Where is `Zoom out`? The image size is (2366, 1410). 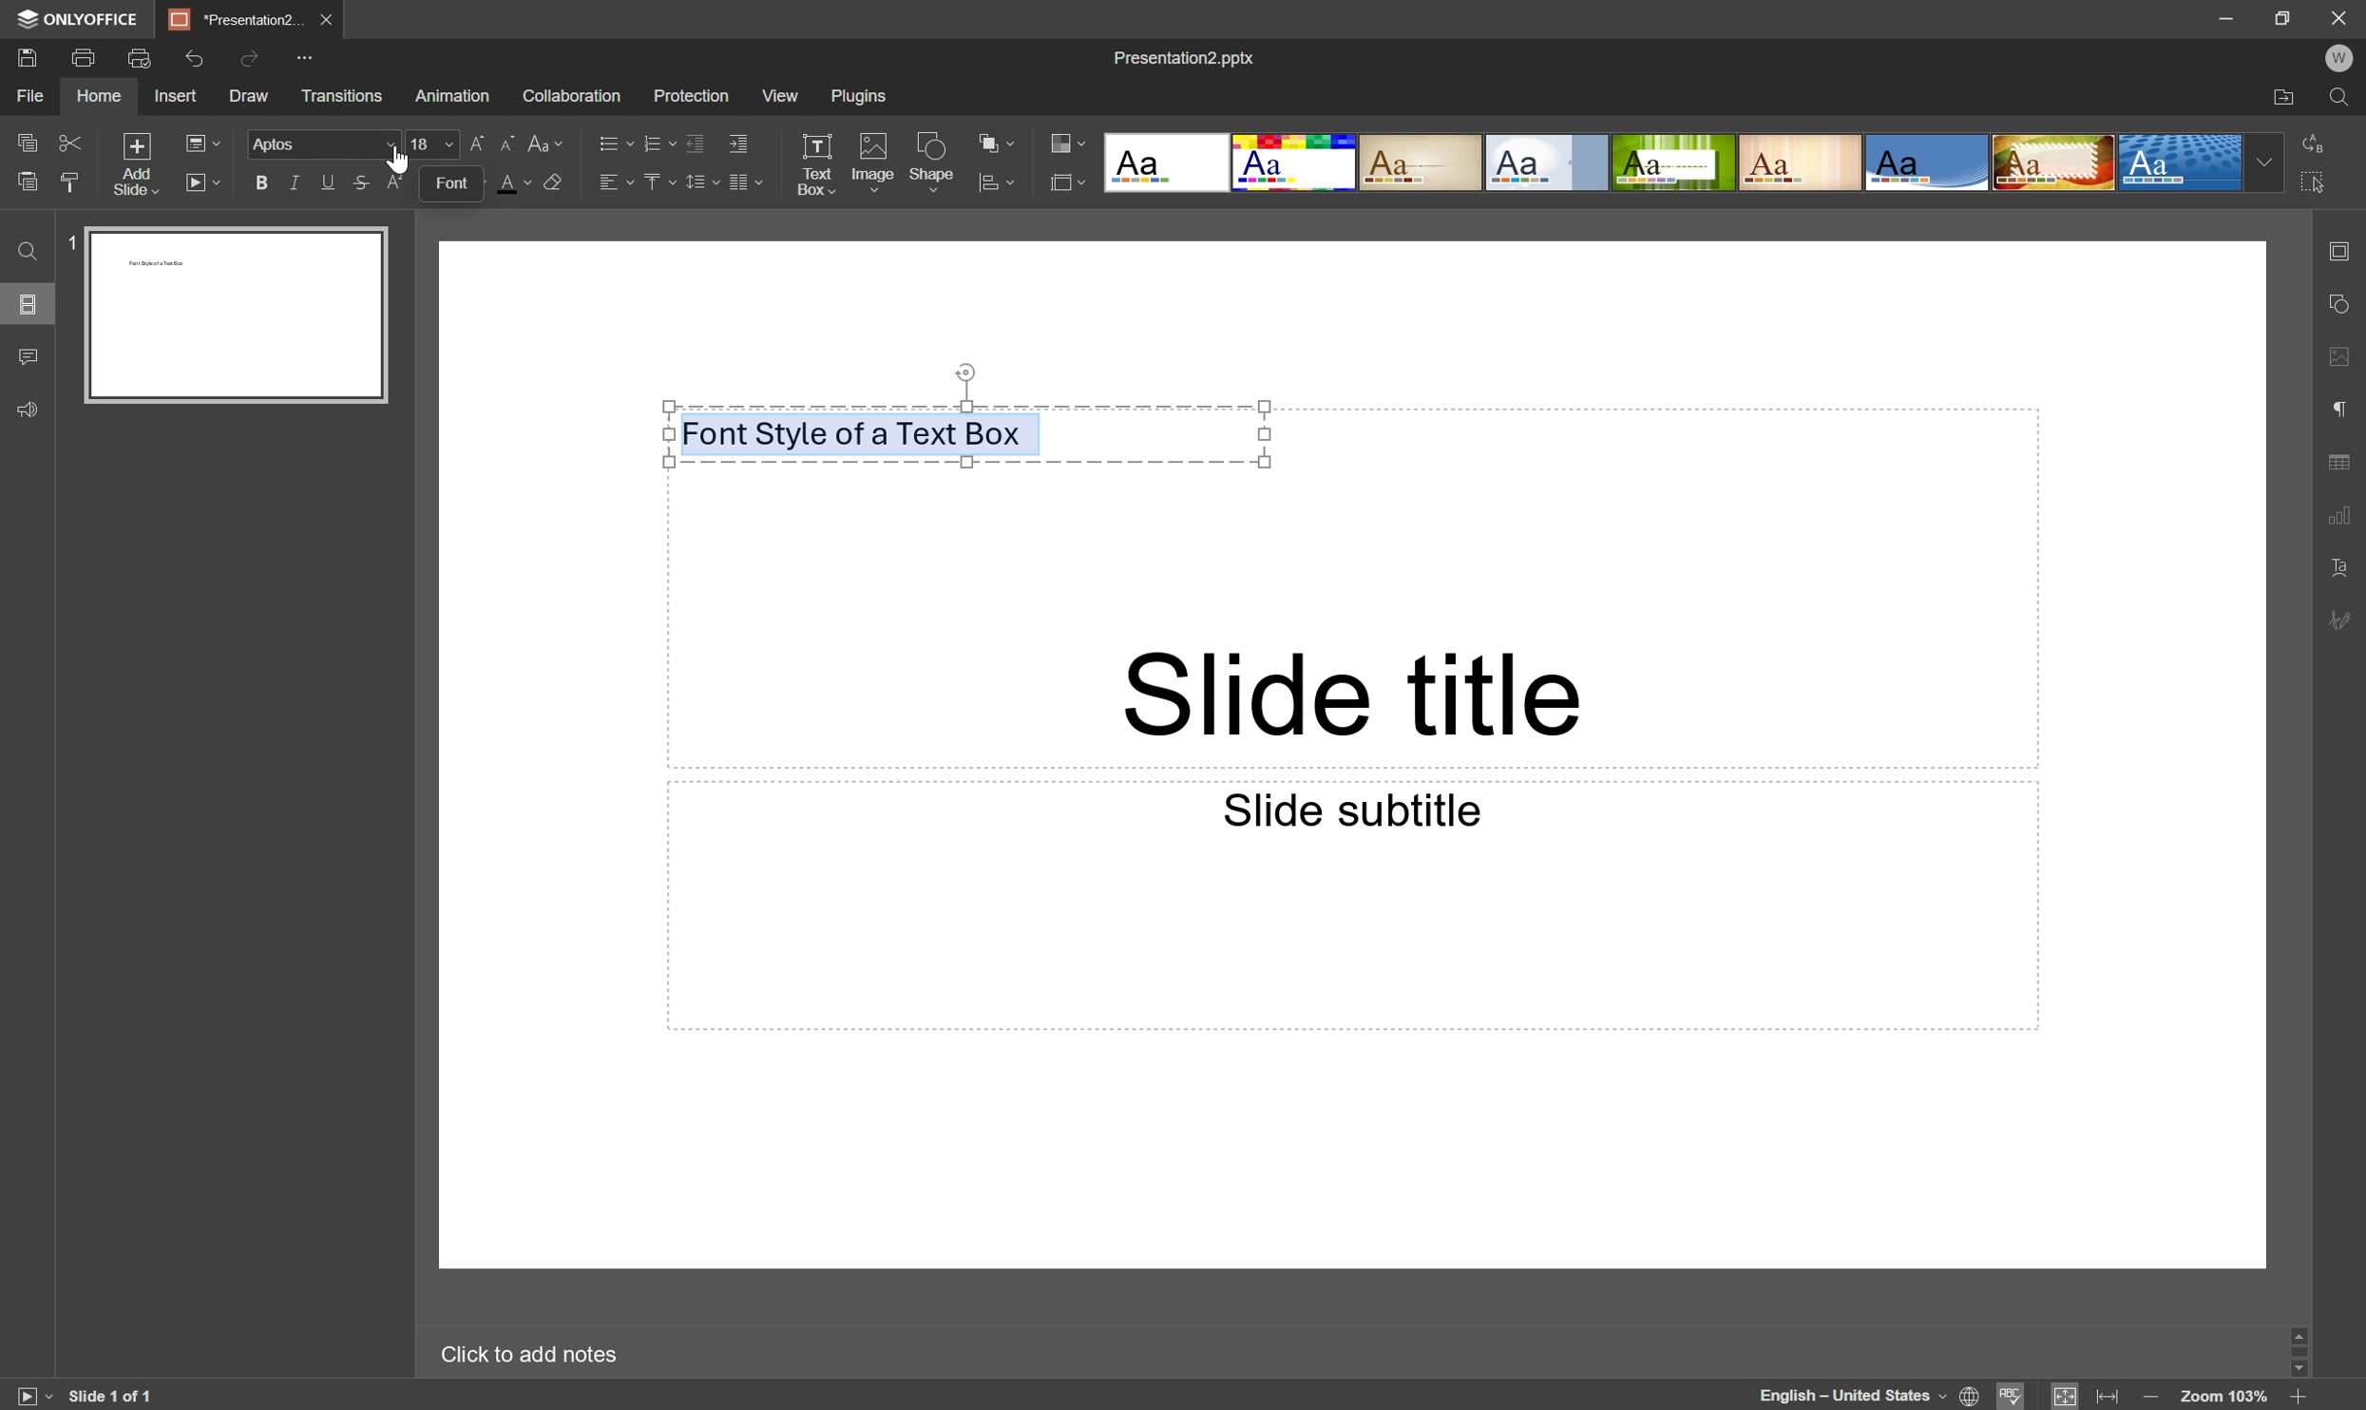 Zoom out is located at coordinates (2148, 1397).